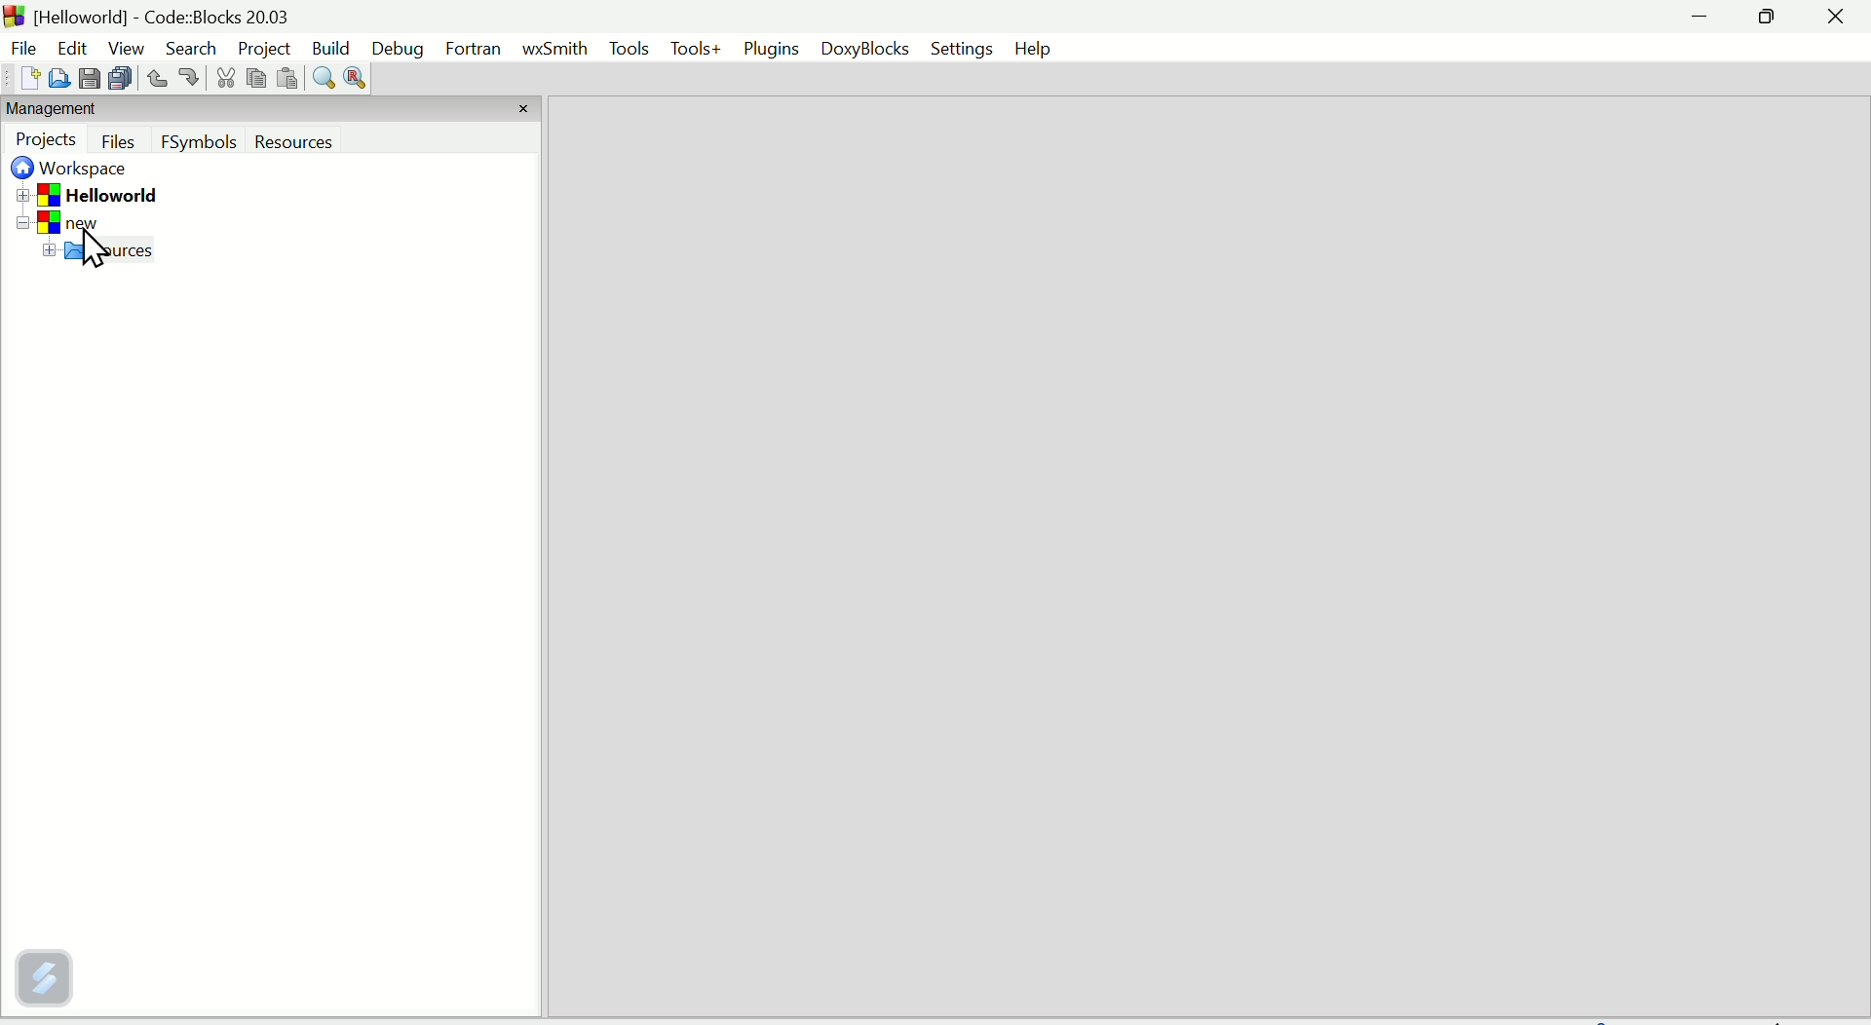 The image size is (1871, 1025). Describe the element at coordinates (322, 81) in the screenshot. I see `Find` at that location.